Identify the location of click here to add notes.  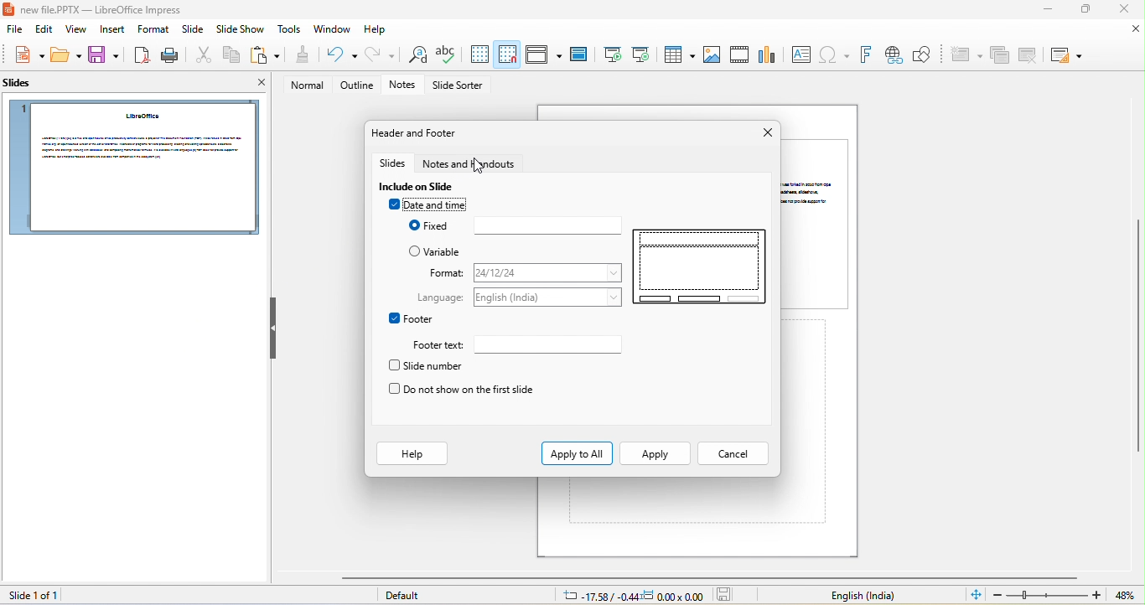
(675, 500).